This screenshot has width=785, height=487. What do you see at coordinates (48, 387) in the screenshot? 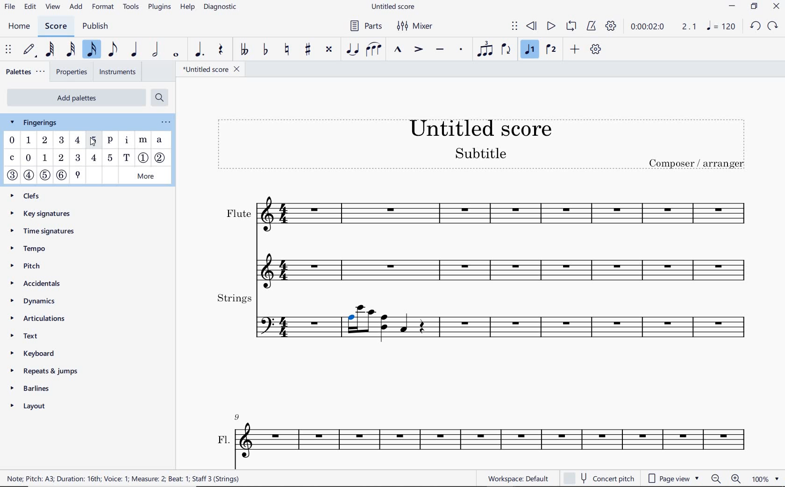
I see `barlines` at bounding box center [48, 387].